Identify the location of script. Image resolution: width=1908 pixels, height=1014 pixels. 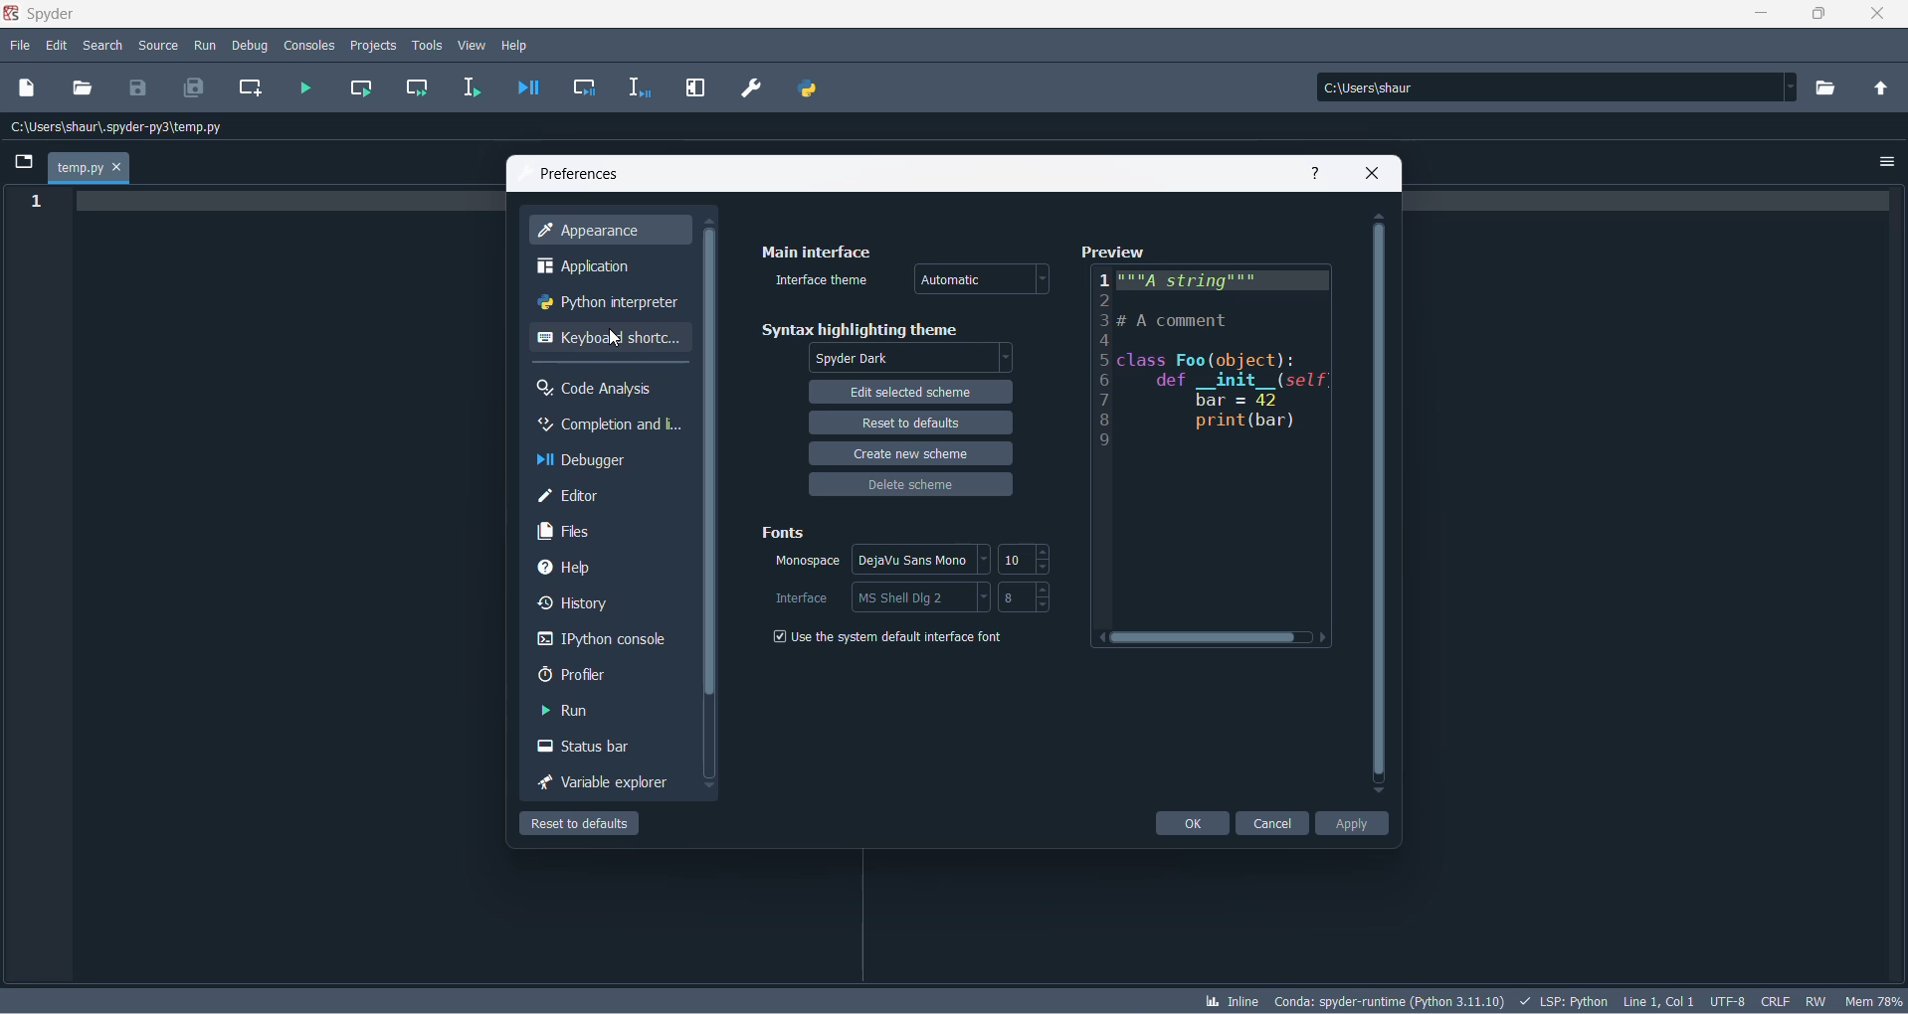
(1564, 999).